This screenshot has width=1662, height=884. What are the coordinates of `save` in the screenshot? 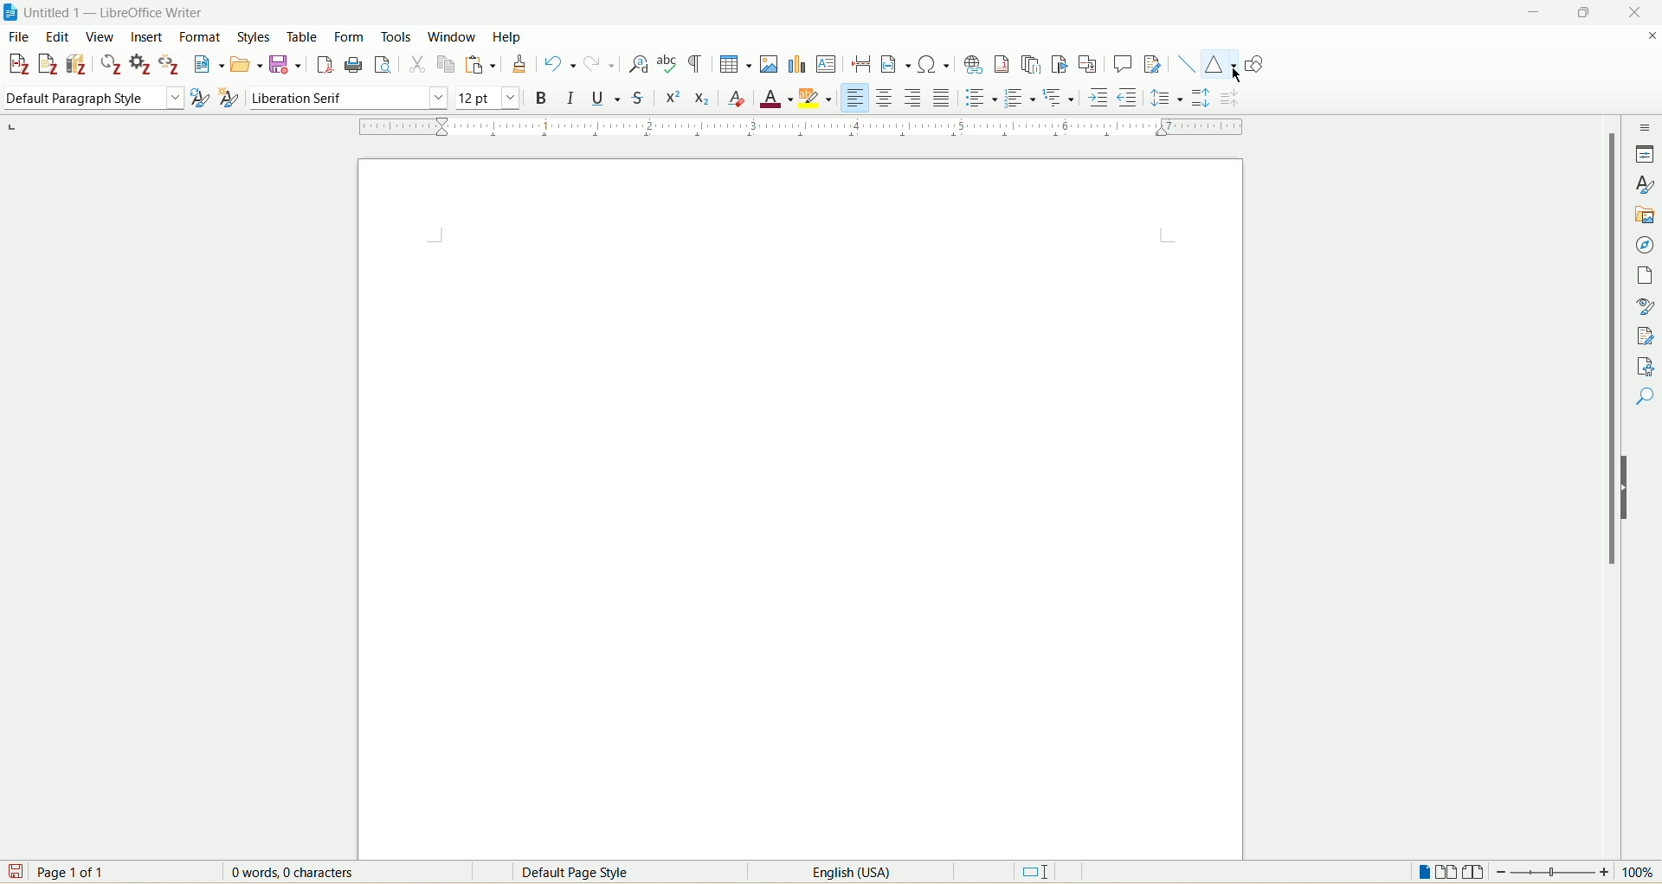 It's located at (14, 871).